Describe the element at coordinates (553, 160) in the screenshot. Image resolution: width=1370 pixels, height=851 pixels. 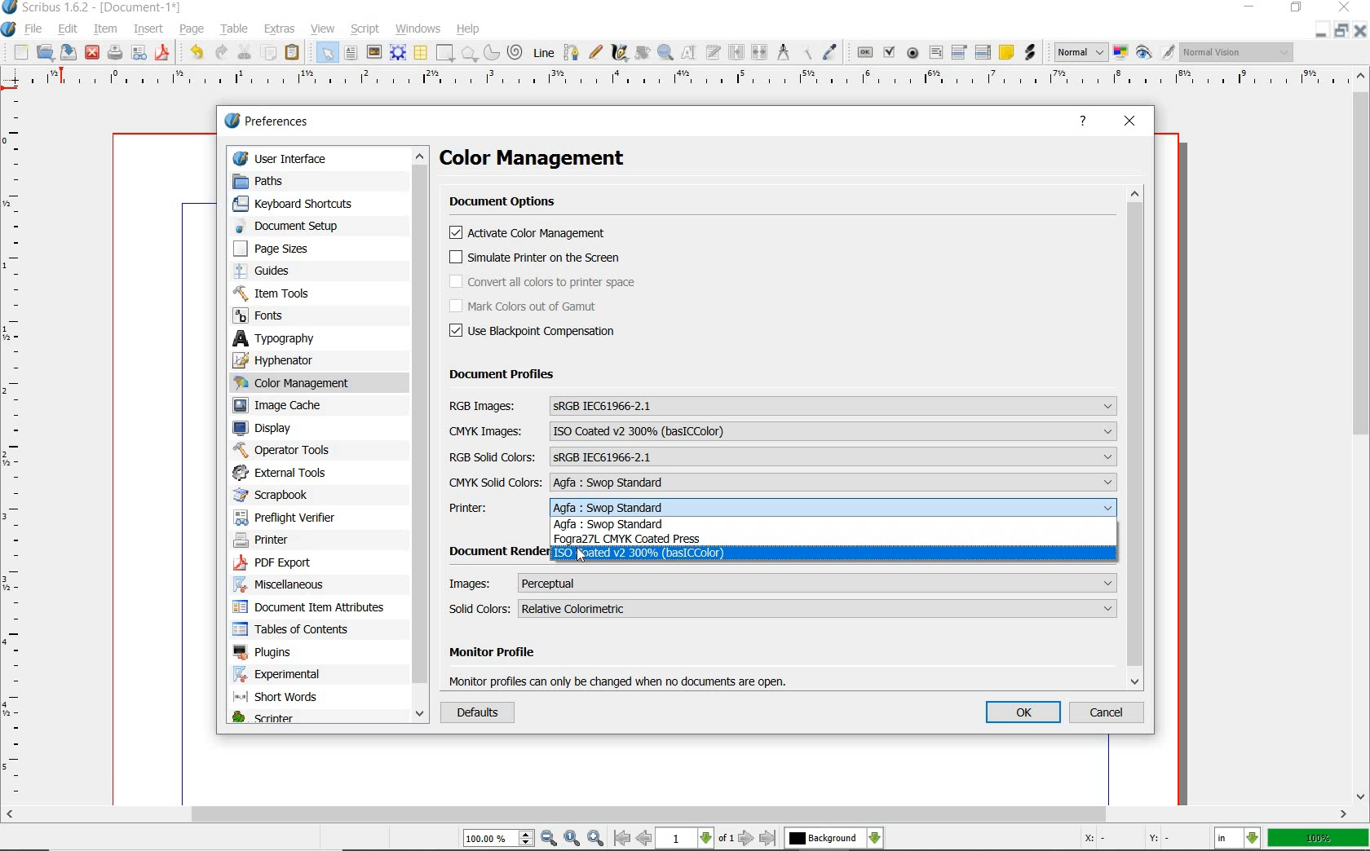
I see `color management` at that location.